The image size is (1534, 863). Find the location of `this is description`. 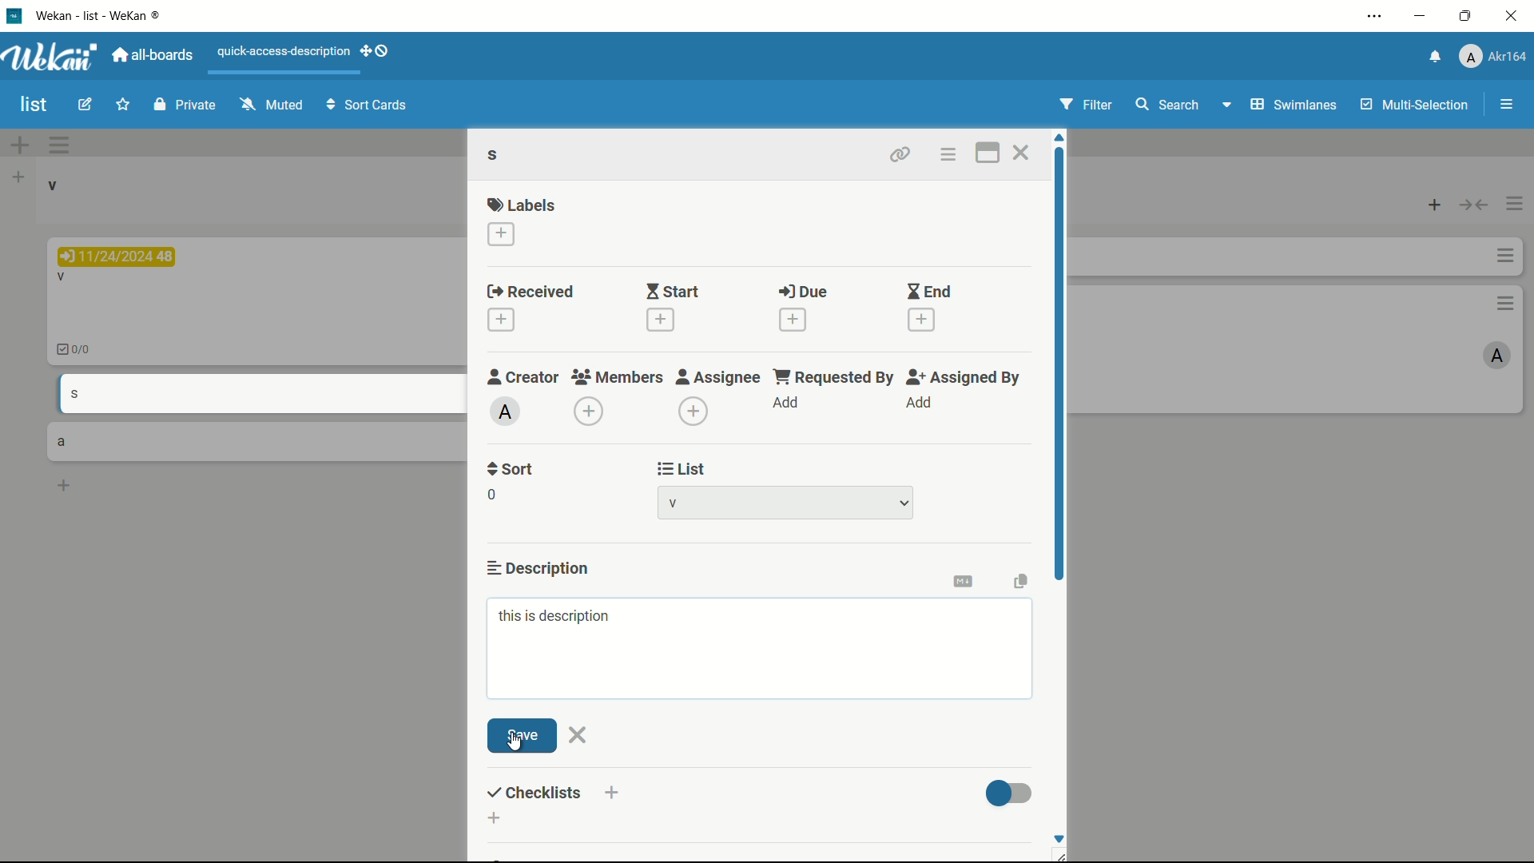

this is description is located at coordinates (555, 617).